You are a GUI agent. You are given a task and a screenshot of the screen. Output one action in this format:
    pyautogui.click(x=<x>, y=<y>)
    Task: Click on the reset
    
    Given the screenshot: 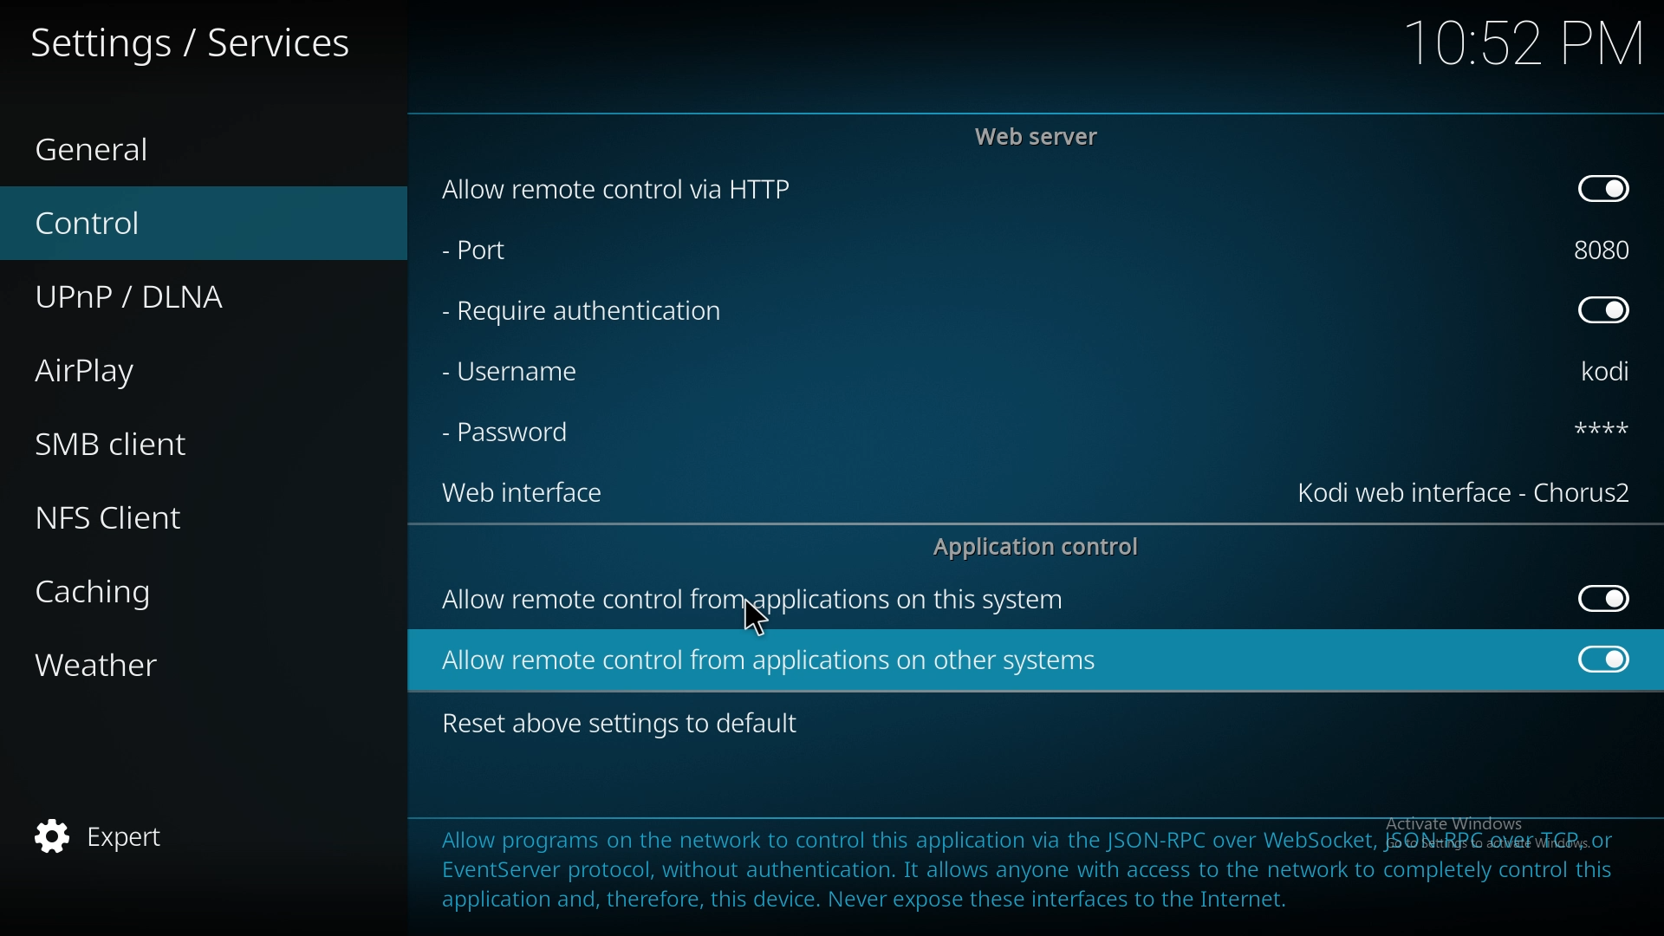 What is the action you would take?
    pyautogui.click(x=626, y=725)
    